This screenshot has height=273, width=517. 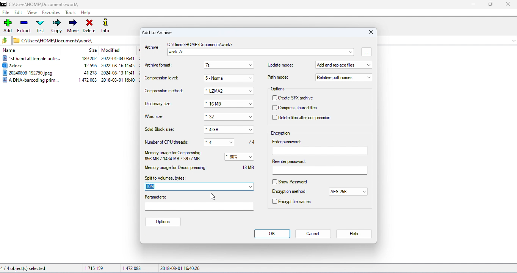 I want to click on , so click(x=251, y=104).